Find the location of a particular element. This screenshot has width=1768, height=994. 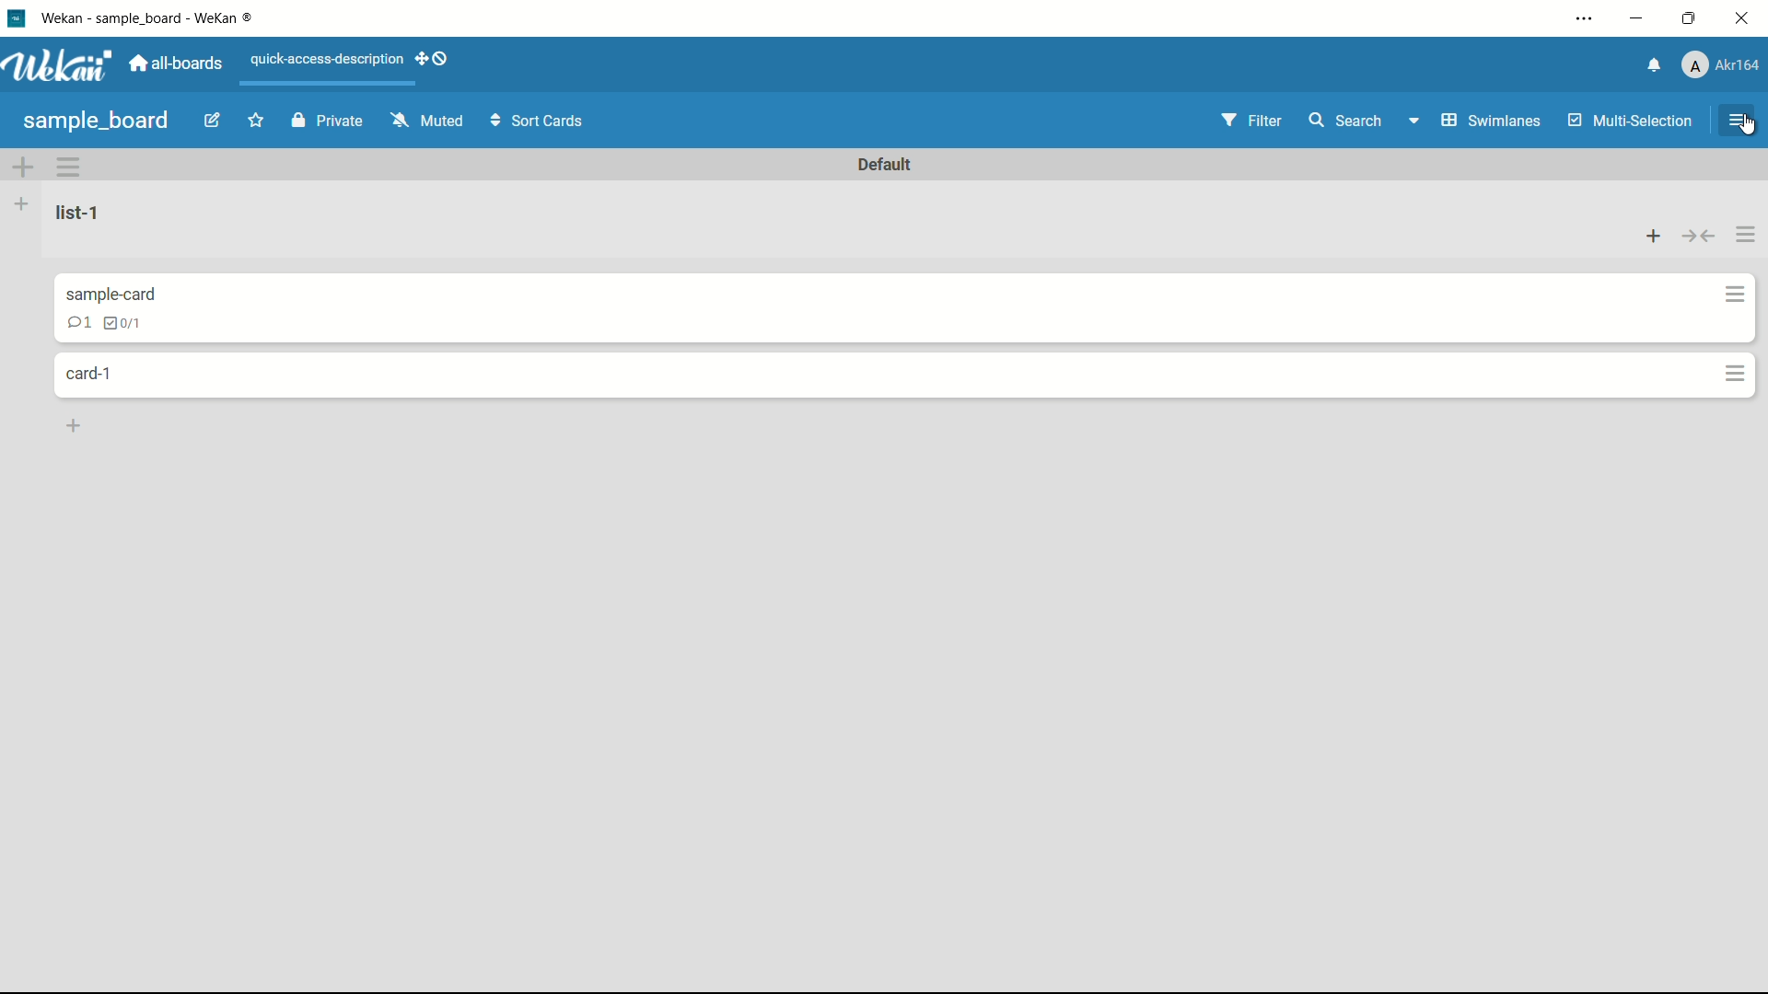

settings and more is located at coordinates (1585, 19).